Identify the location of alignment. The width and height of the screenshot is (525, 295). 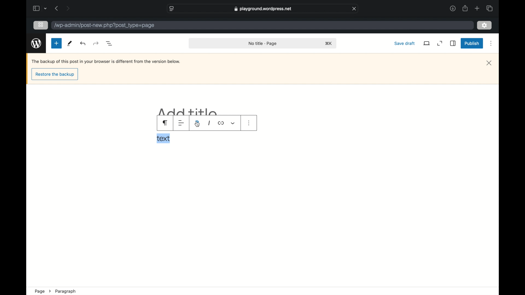
(181, 123).